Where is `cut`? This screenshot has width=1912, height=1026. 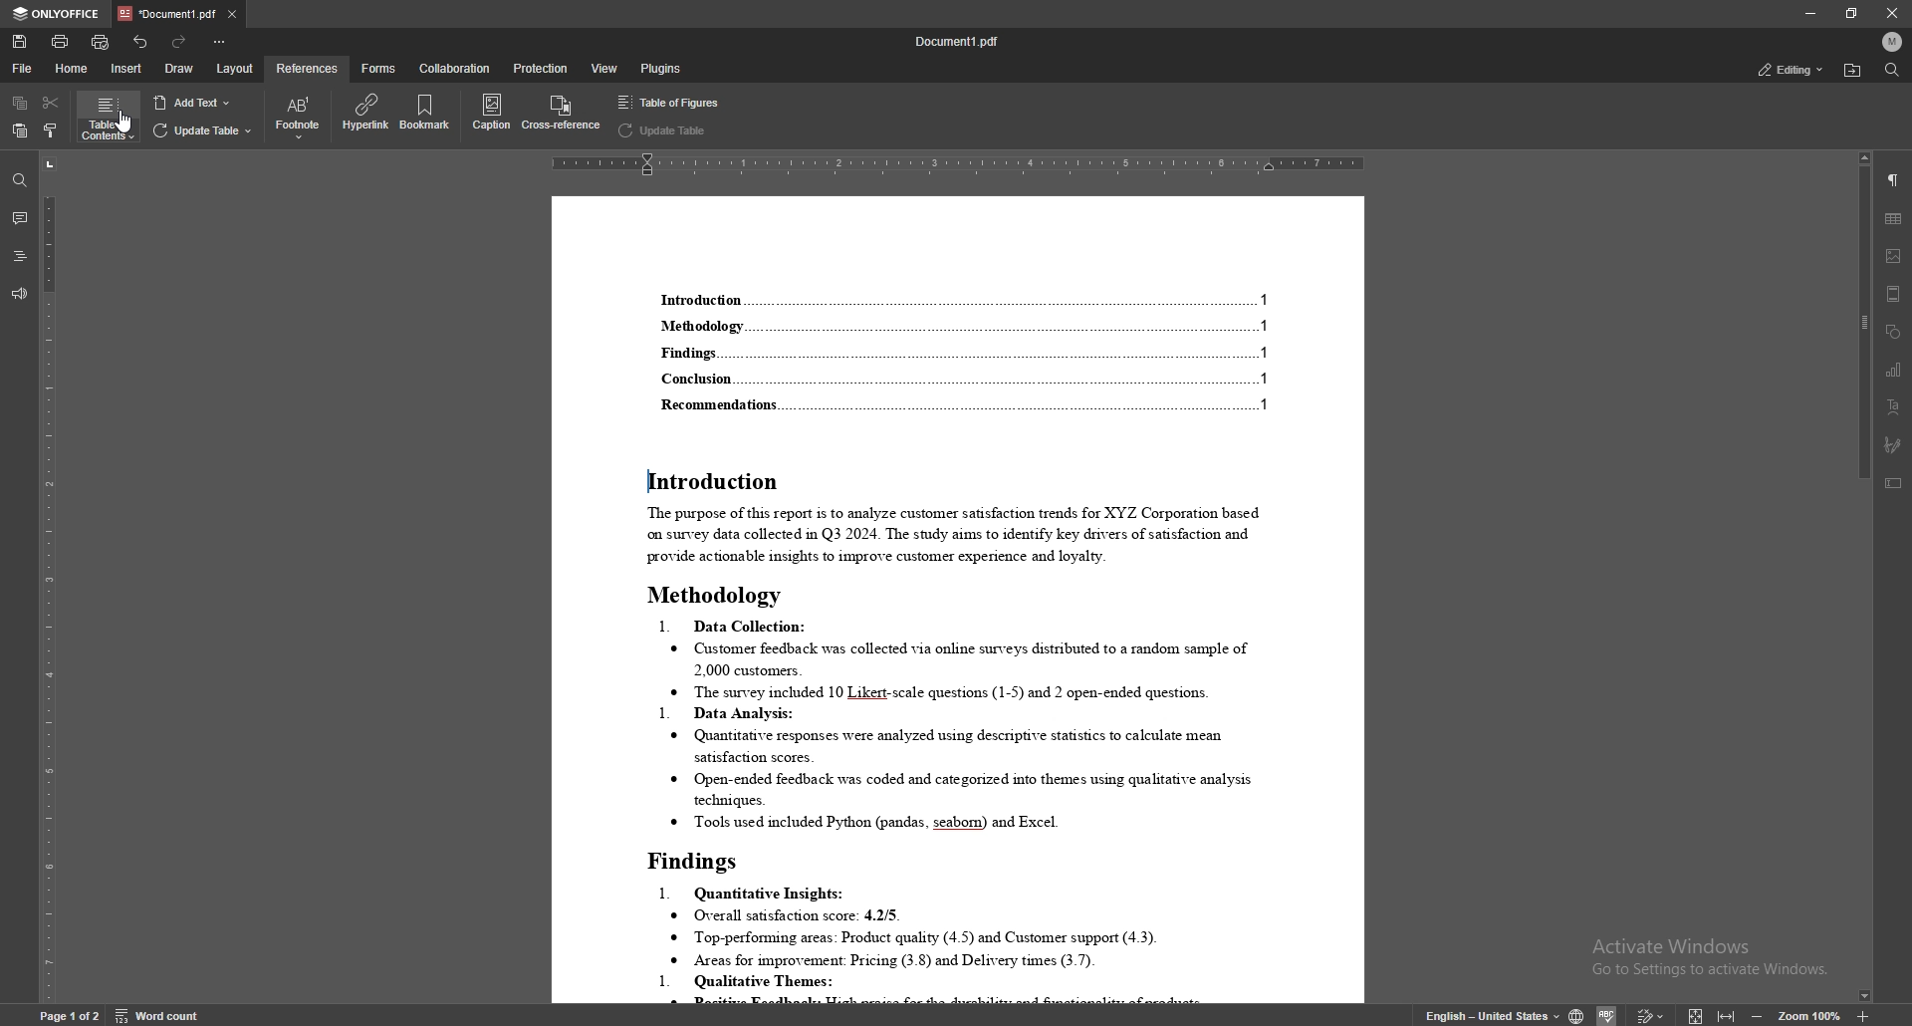
cut is located at coordinates (53, 104).